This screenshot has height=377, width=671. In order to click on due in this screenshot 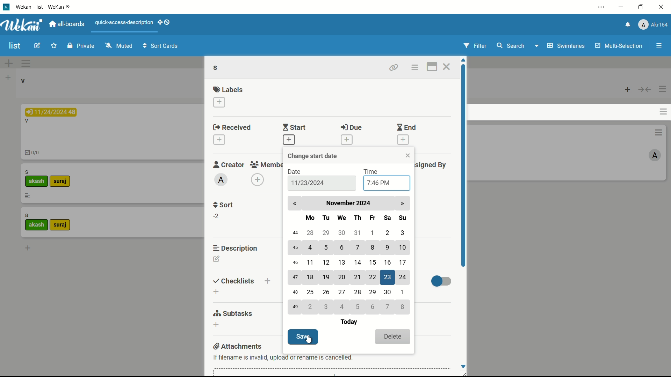, I will do `click(353, 127)`.